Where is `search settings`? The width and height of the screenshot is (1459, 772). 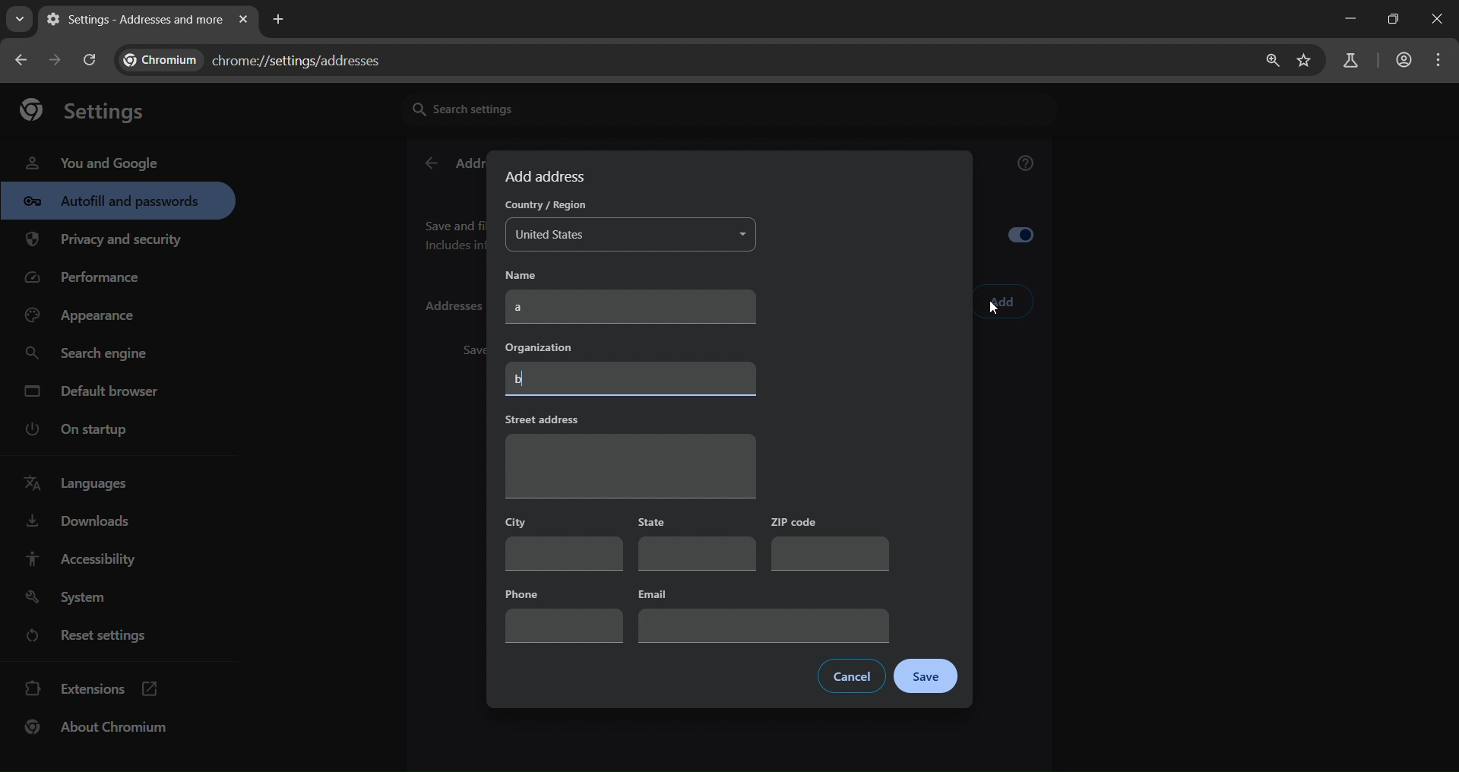
search settings is located at coordinates (543, 108).